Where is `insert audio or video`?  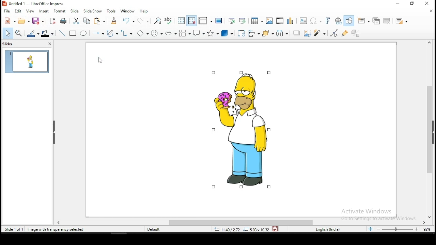
insert audio or video is located at coordinates (280, 19).